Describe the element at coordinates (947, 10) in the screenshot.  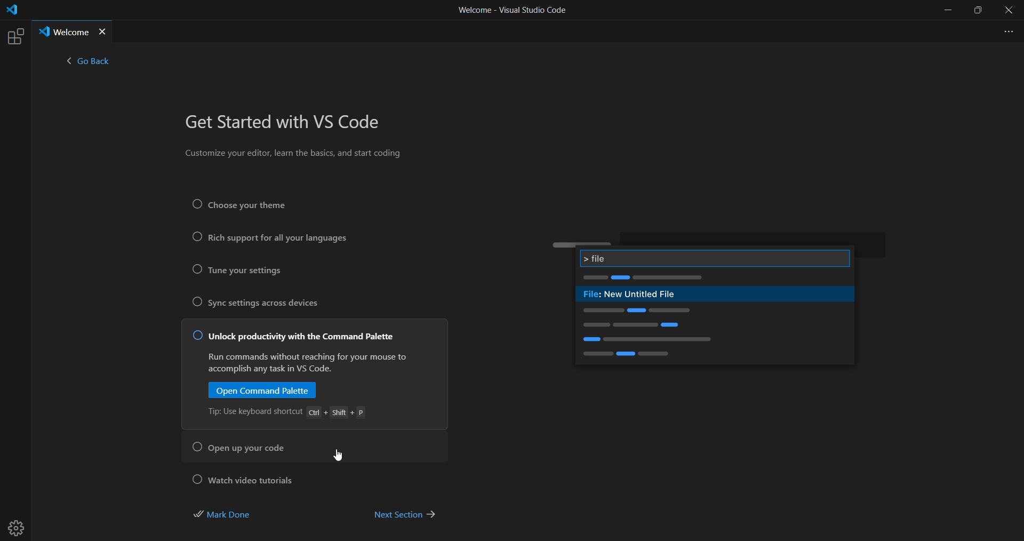
I see `minimize` at that location.